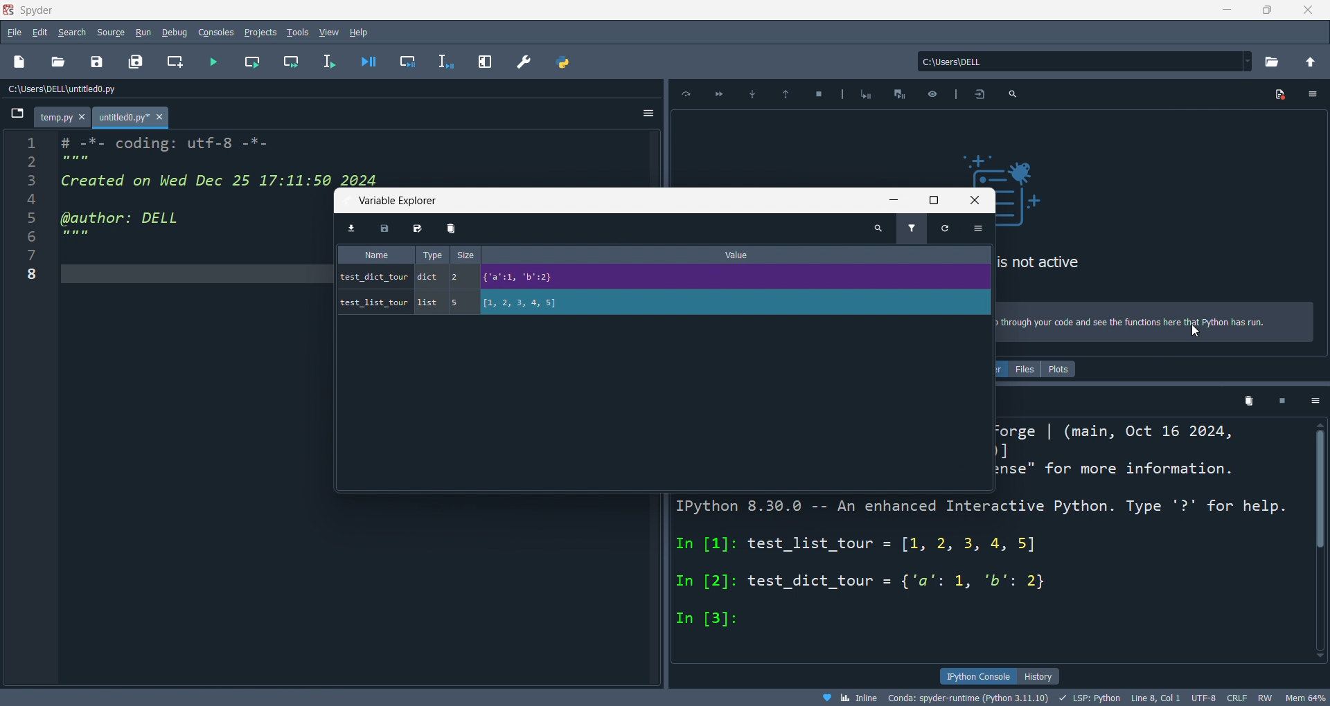 This screenshot has width=1330, height=706. What do you see at coordinates (197, 196) in the screenshot?
I see `editor pane` at bounding box center [197, 196].